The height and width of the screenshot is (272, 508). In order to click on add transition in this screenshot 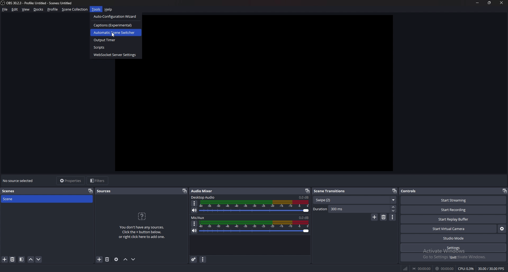, I will do `click(374, 217)`.